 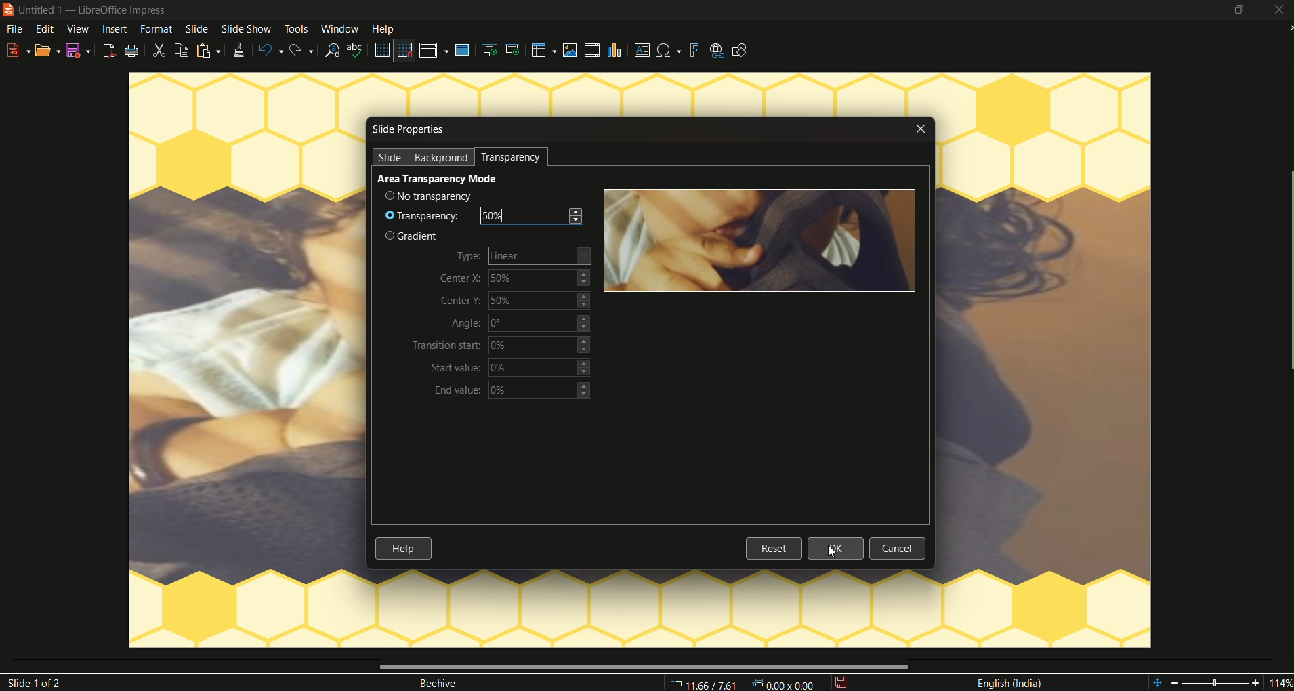 What do you see at coordinates (18, 50) in the screenshot?
I see `new file` at bounding box center [18, 50].